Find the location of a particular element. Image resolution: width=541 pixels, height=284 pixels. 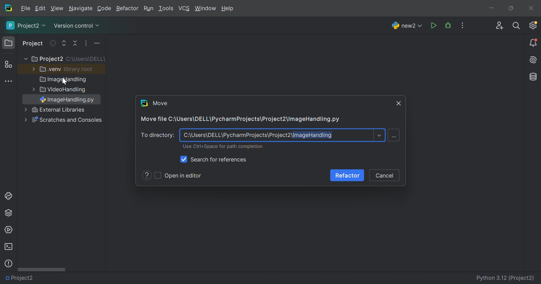

Project is located at coordinates (33, 44).